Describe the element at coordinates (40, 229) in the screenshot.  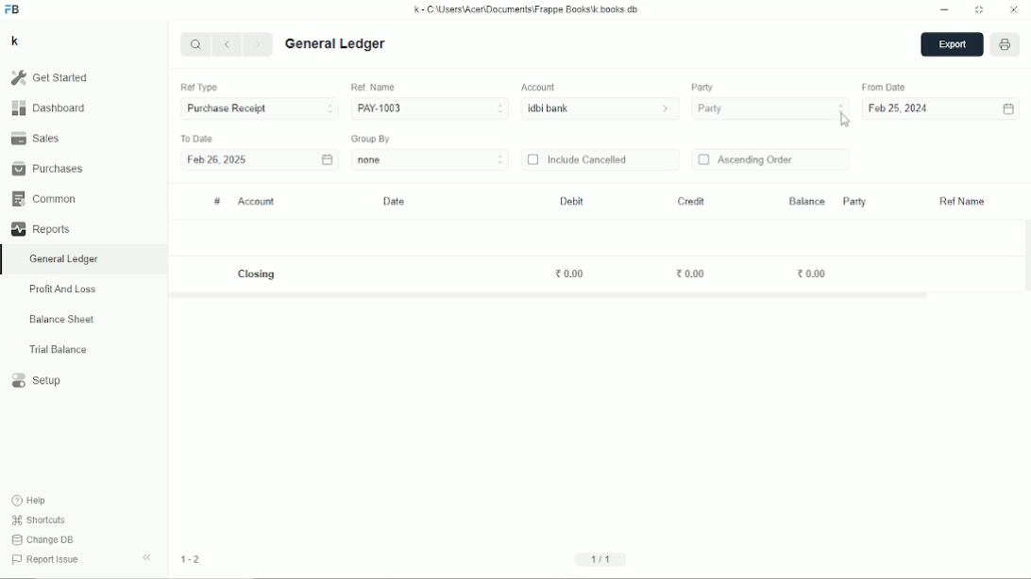
I see `Reports` at that location.